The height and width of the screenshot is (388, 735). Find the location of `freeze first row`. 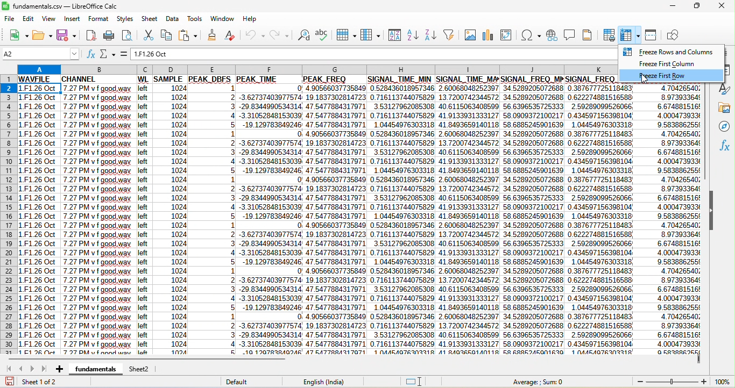

freeze first row is located at coordinates (660, 75).